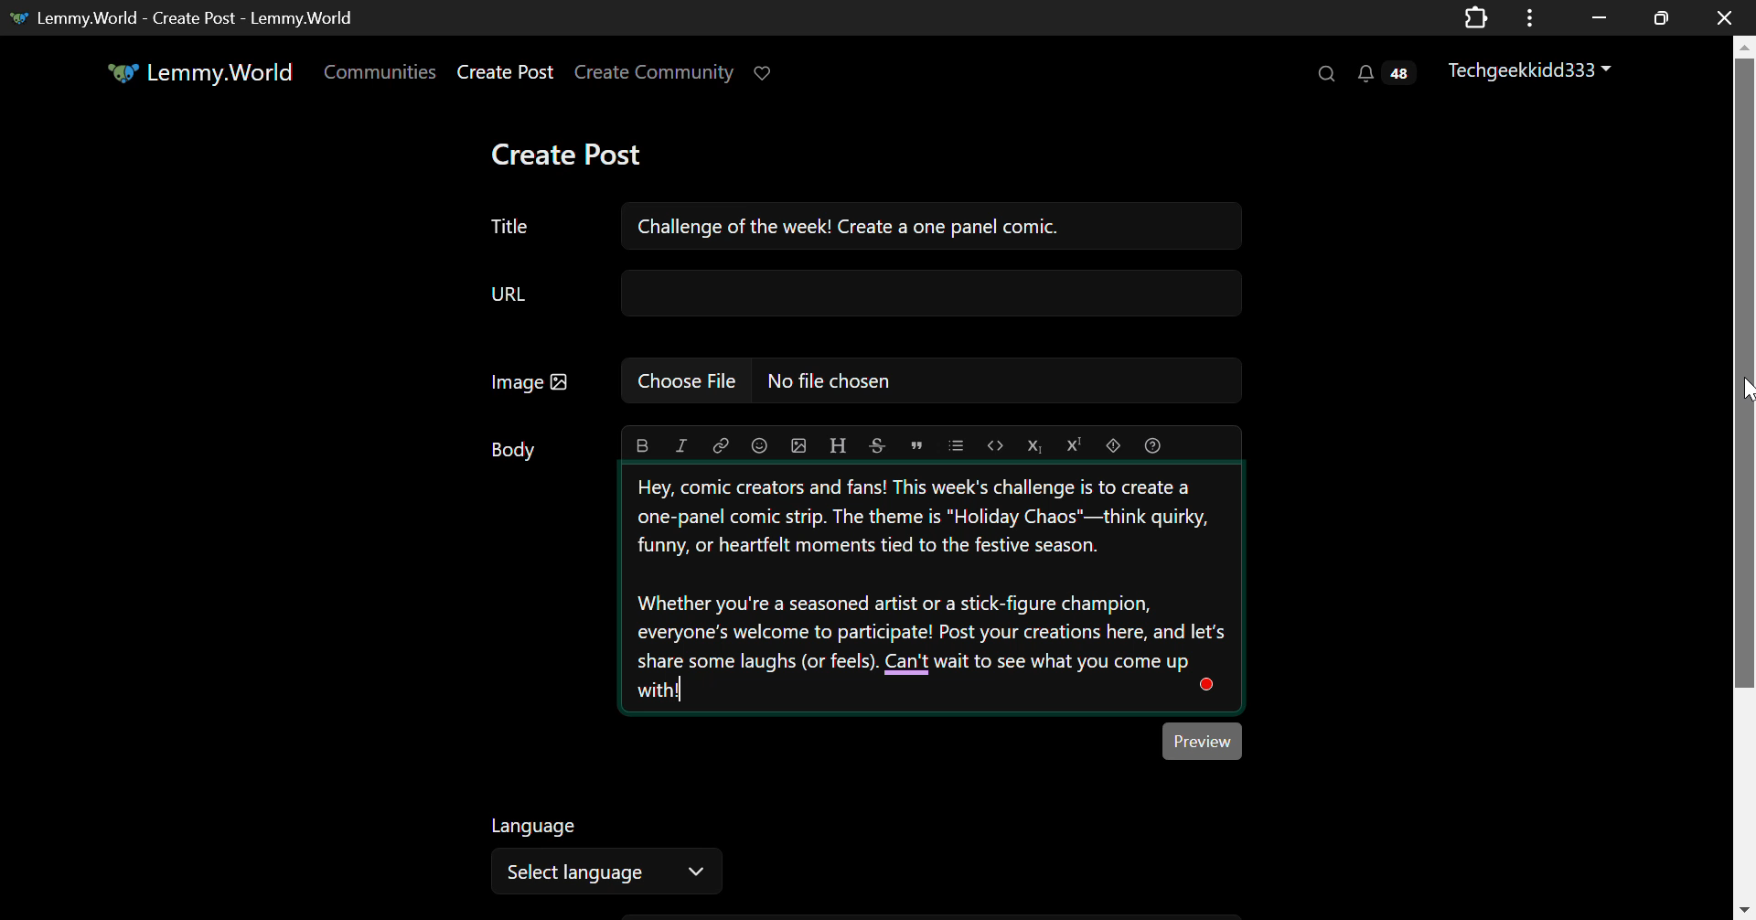 The width and height of the screenshot is (1756, 920). I want to click on Search , so click(1325, 73).